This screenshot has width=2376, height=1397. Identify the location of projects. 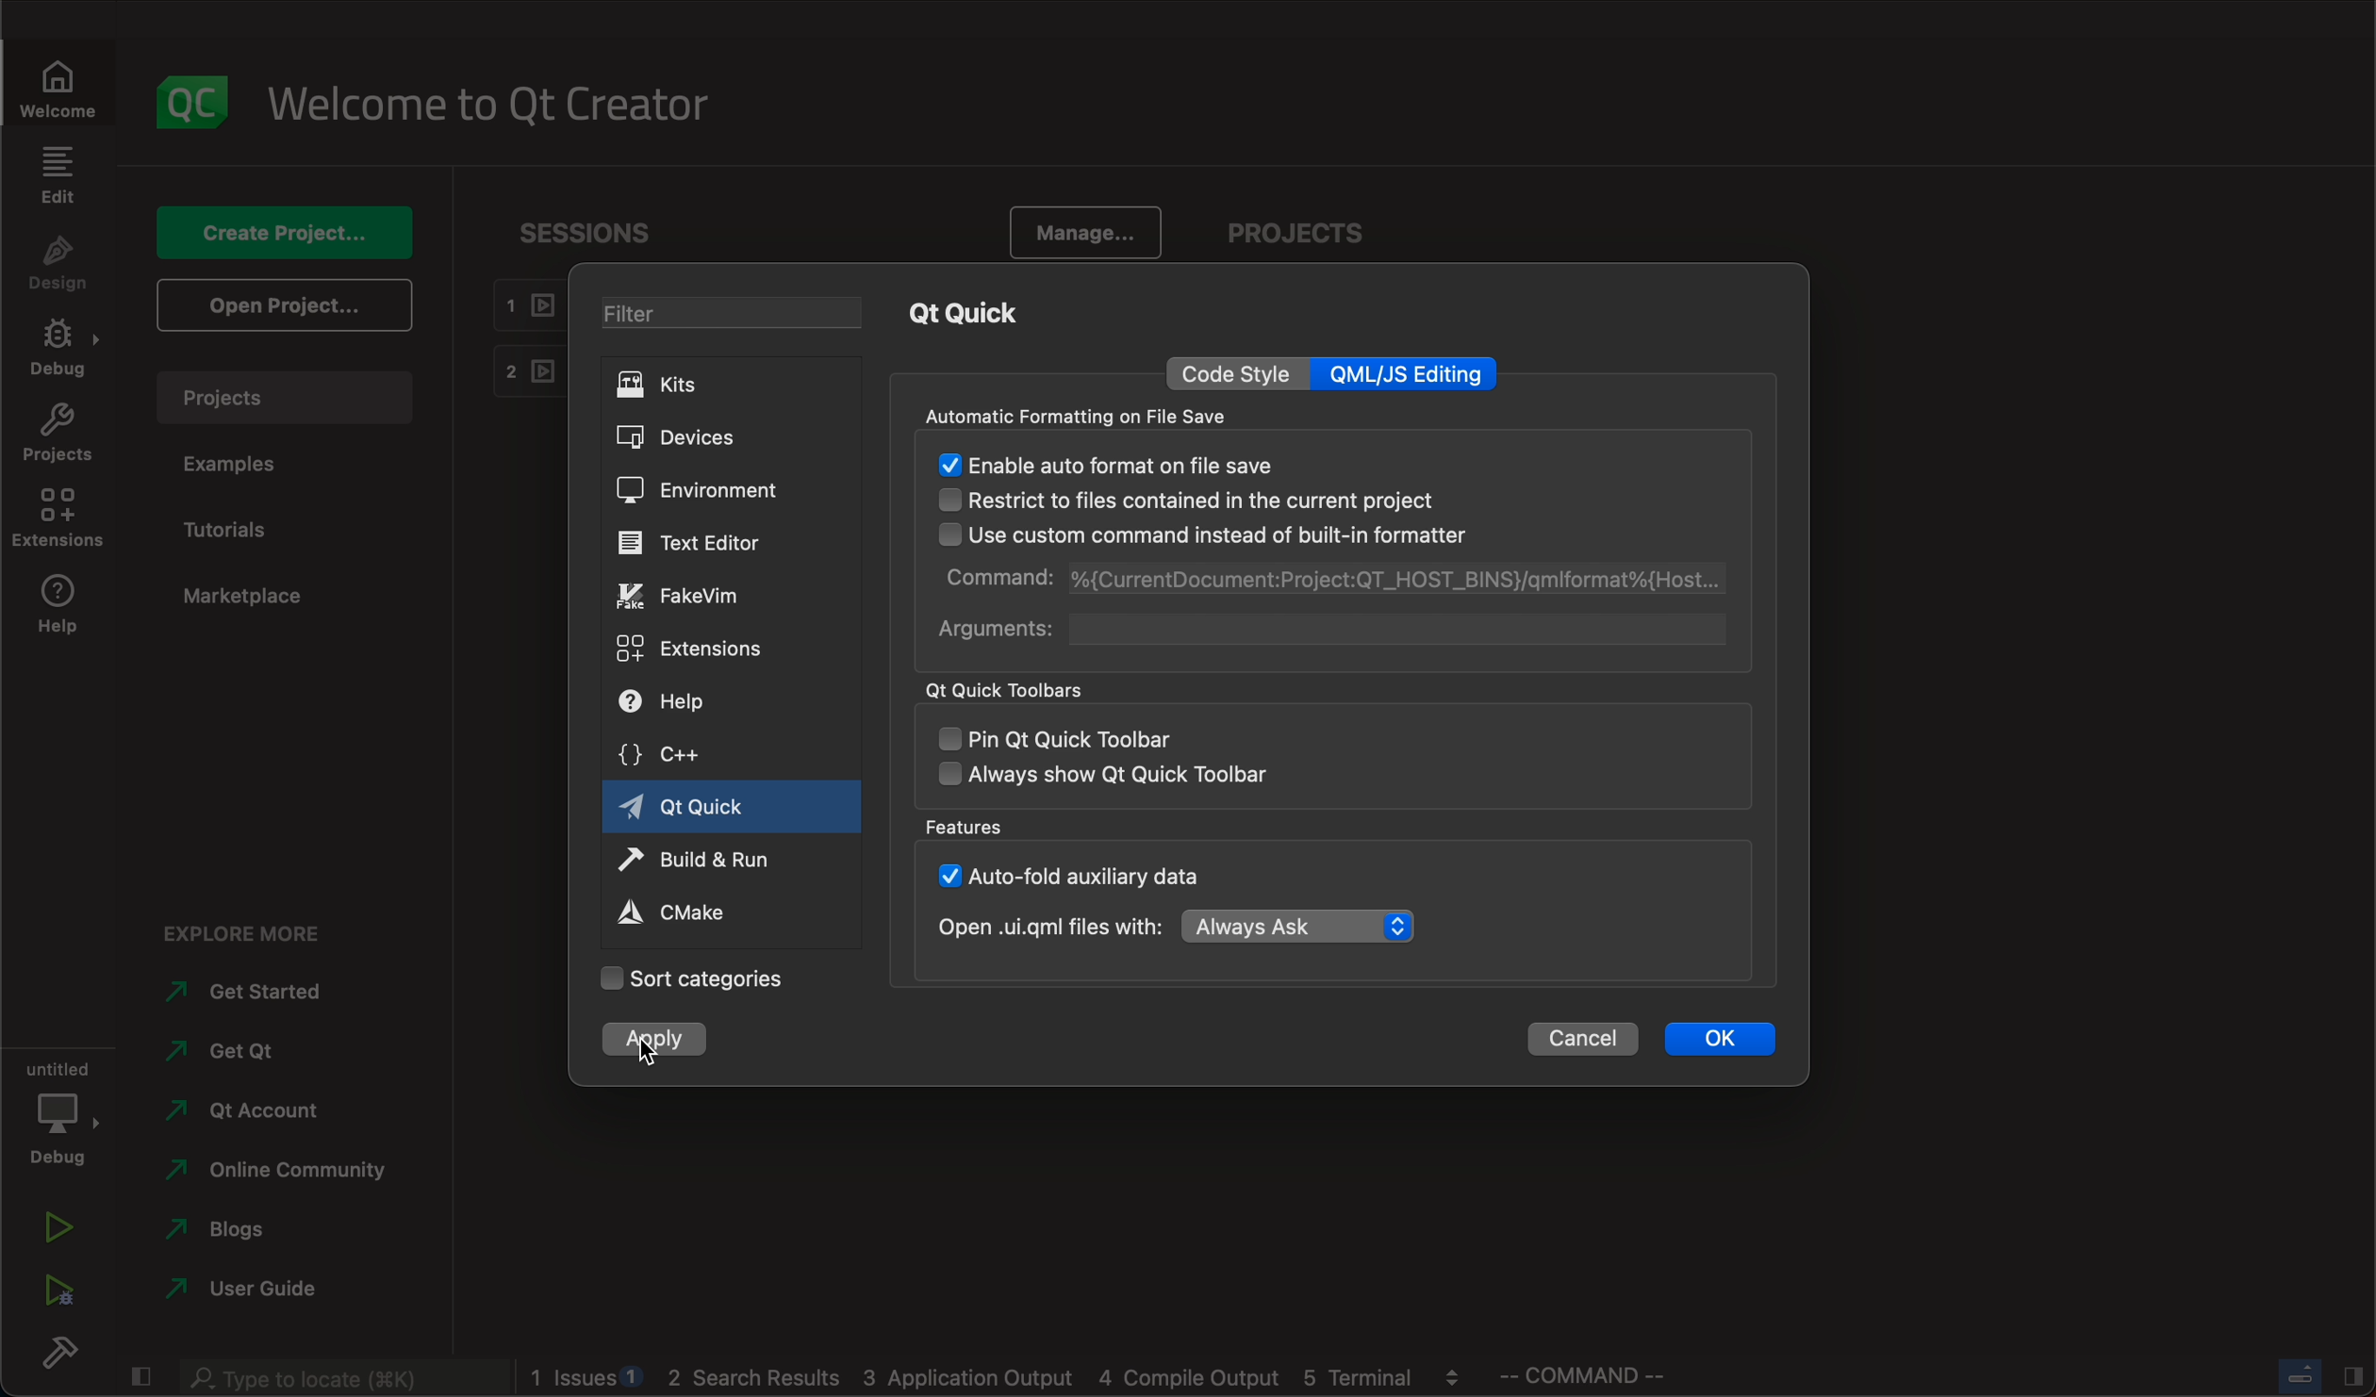
(58, 435).